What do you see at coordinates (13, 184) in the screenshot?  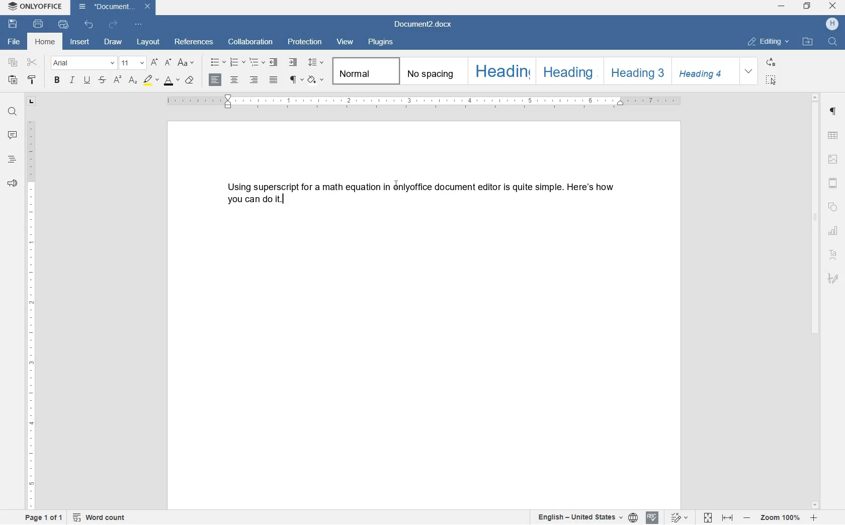 I see `feedback & support` at bounding box center [13, 184].